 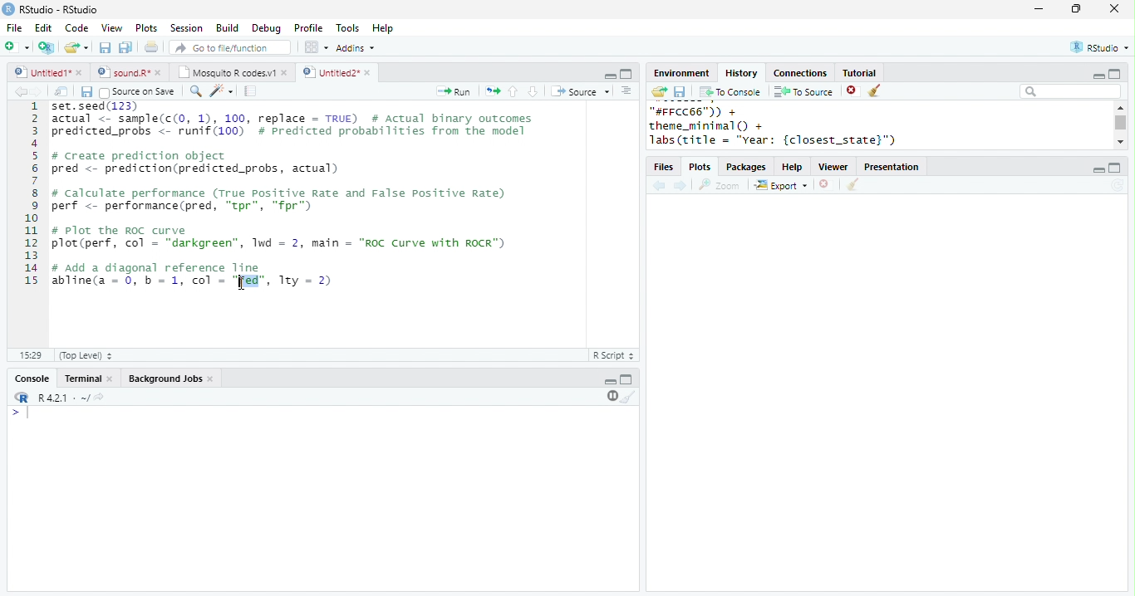 I want to click on Plots, so click(x=701, y=168).